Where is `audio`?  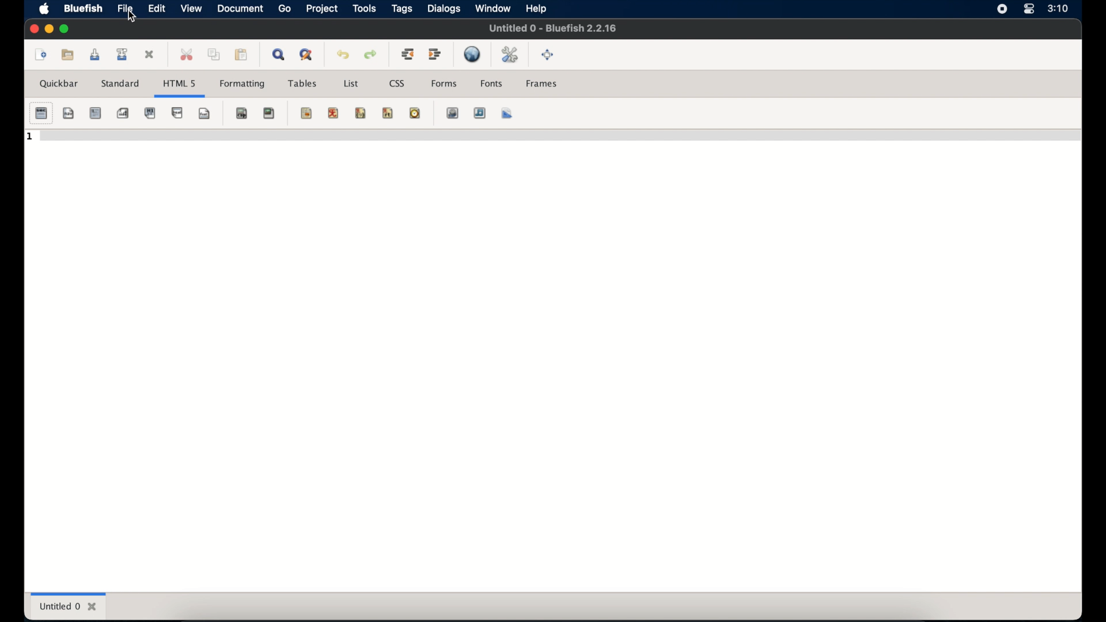
audio is located at coordinates (480, 113).